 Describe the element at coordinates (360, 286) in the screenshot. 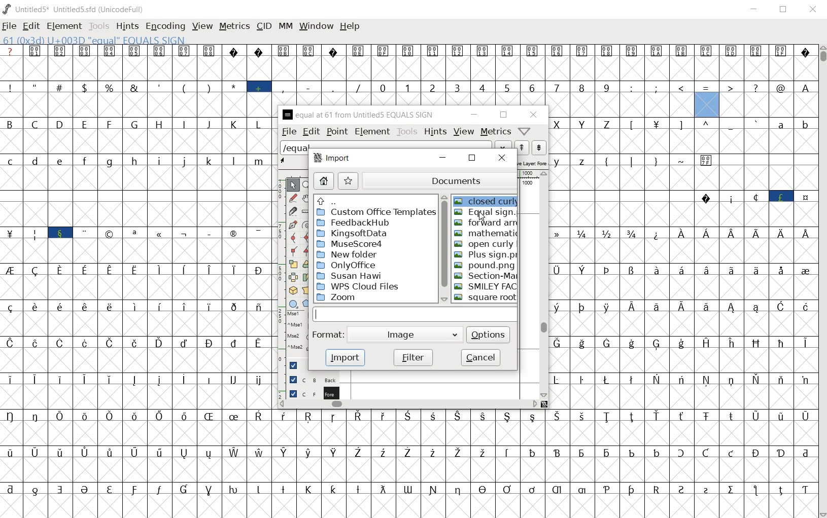

I see `WPS CLOUD FILES` at that location.